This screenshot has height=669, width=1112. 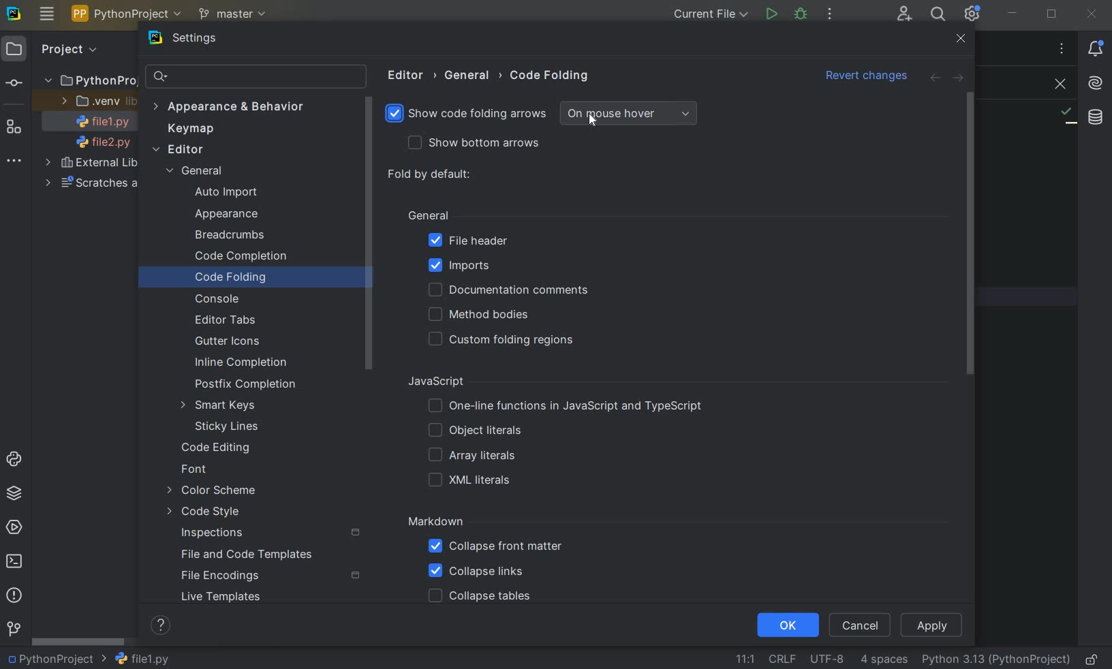 What do you see at coordinates (436, 522) in the screenshot?
I see `MARKDOWN` at bounding box center [436, 522].